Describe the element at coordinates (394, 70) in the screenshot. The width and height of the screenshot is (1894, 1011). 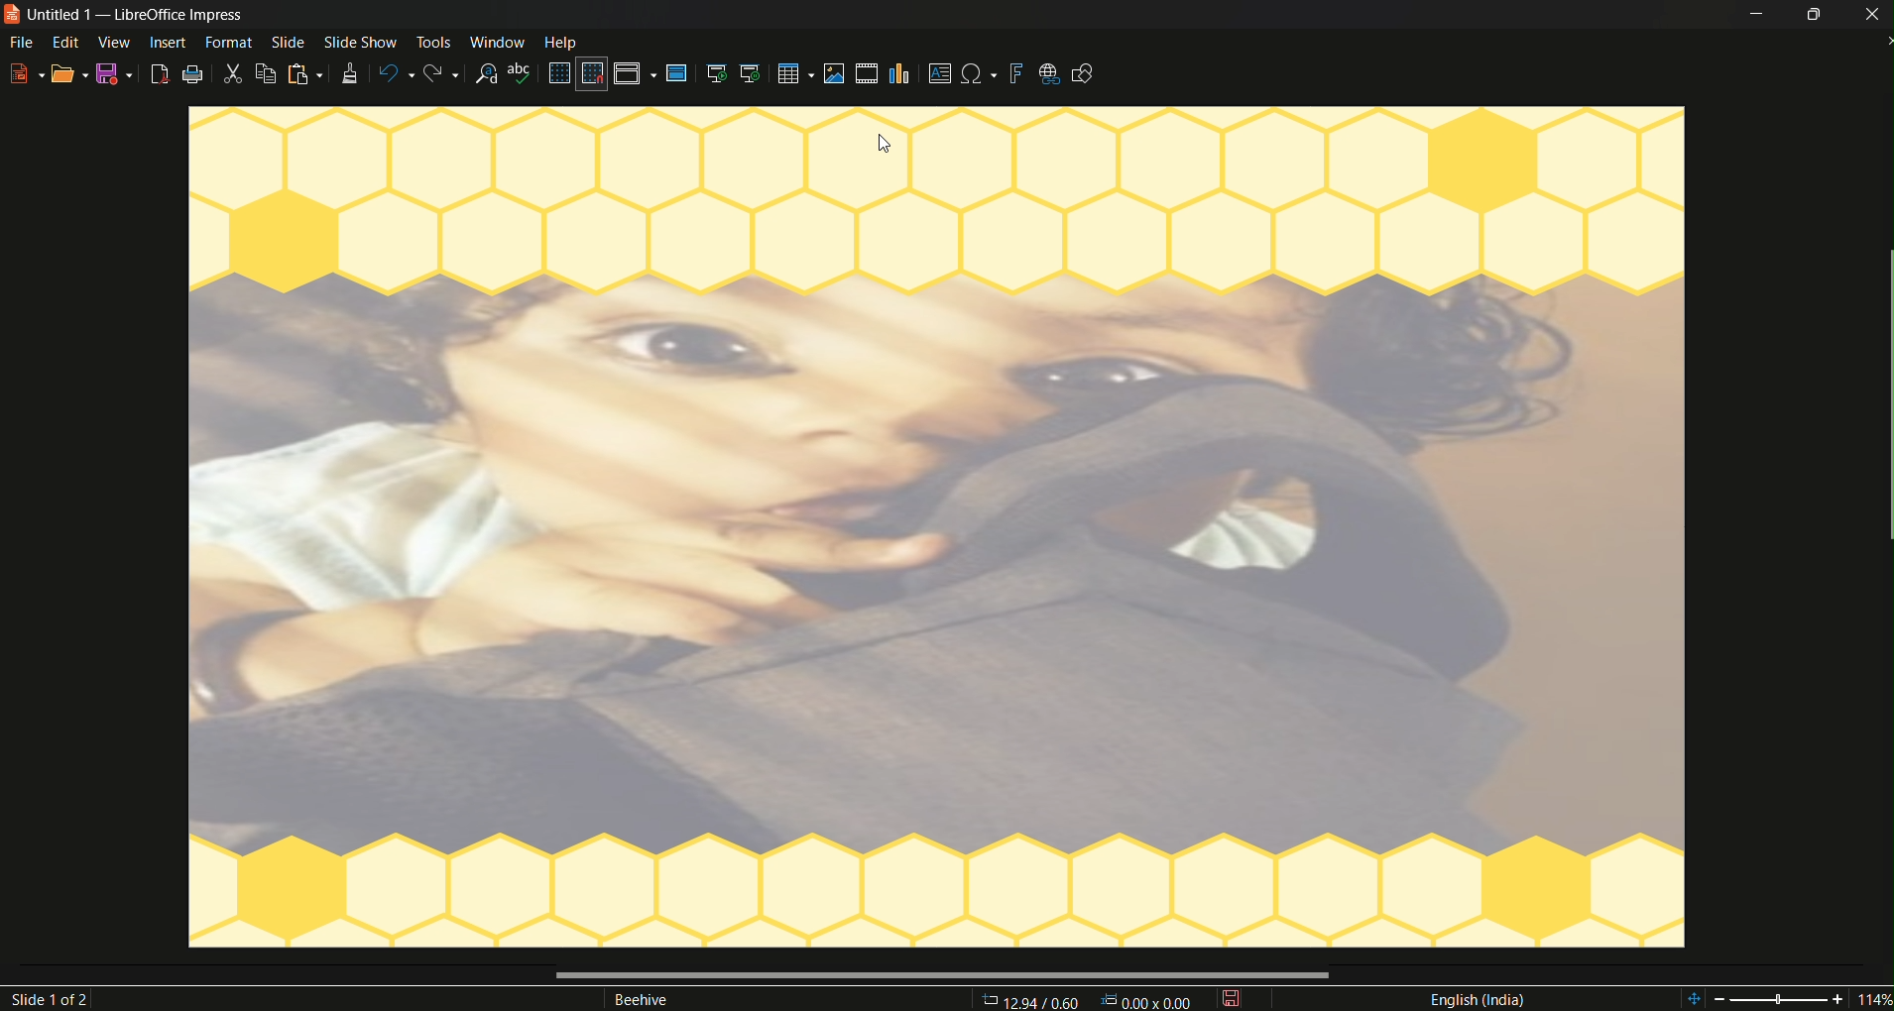
I see `undo` at that location.